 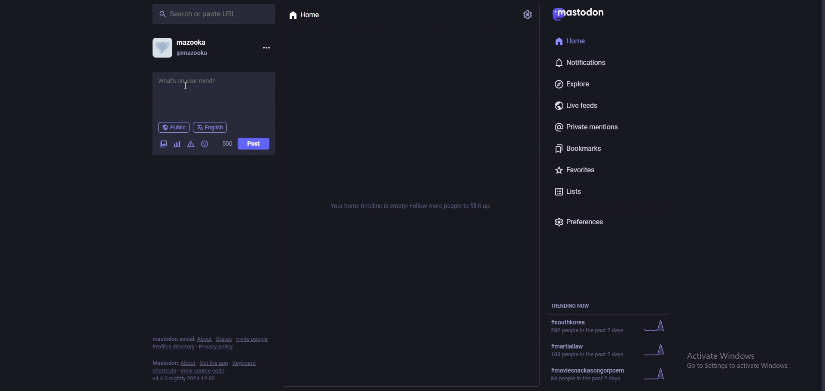 I want to click on audience, so click(x=174, y=127).